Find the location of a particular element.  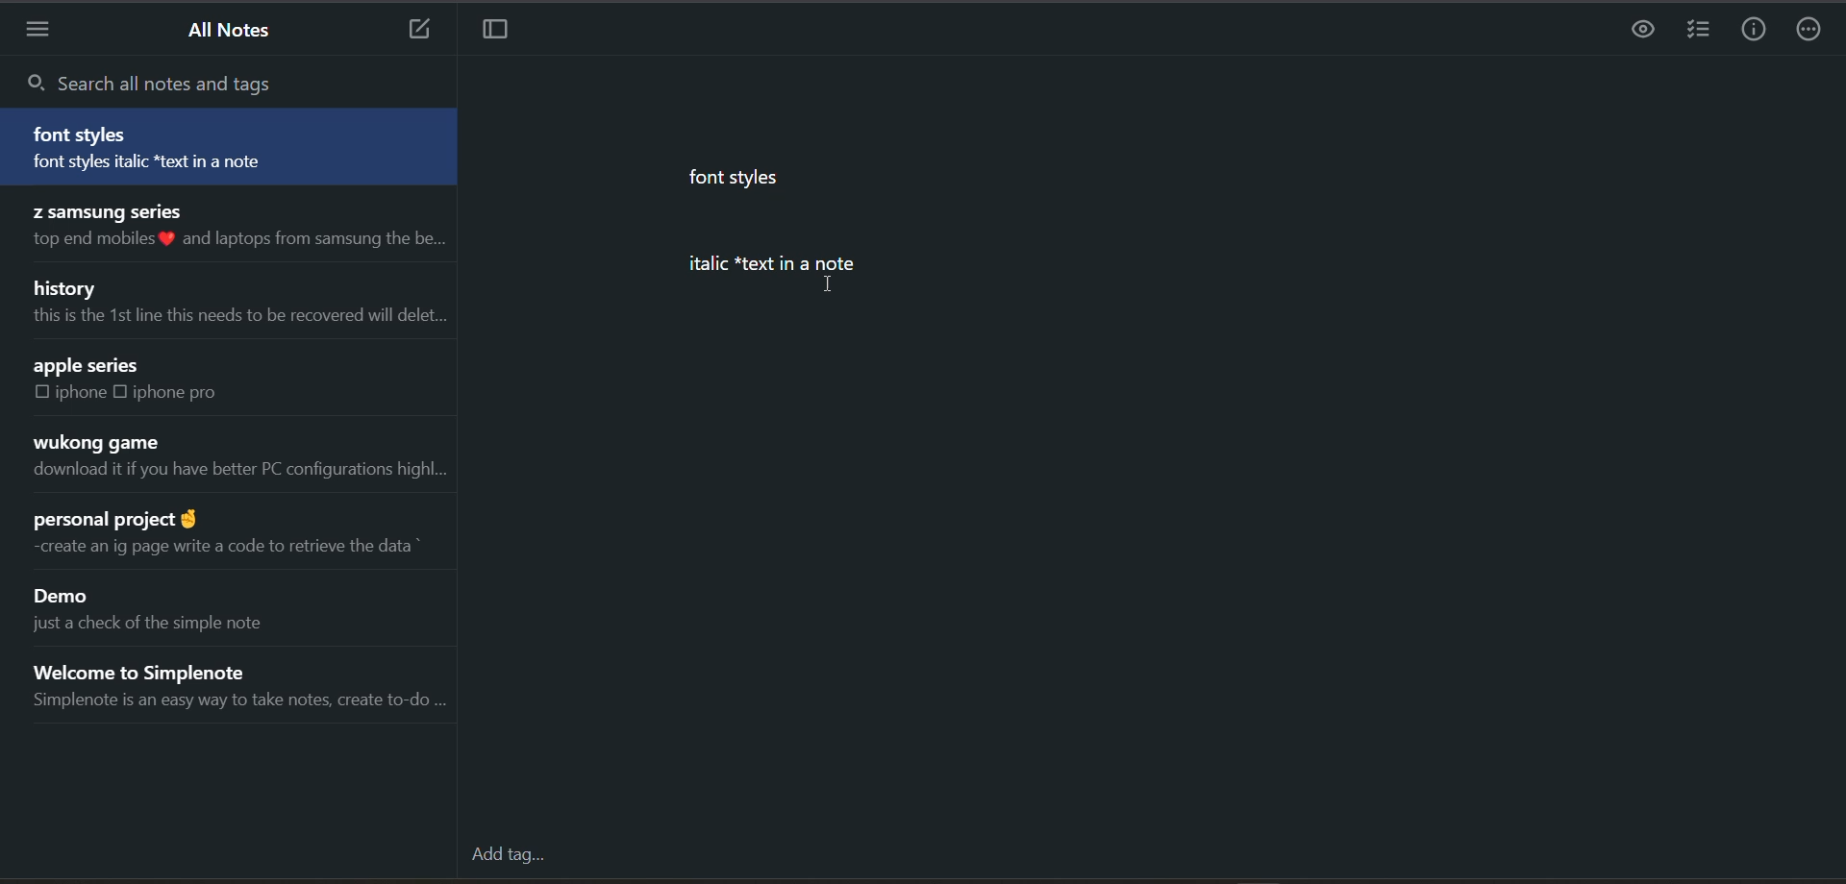

note title and preview is located at coordinates (230, 146).